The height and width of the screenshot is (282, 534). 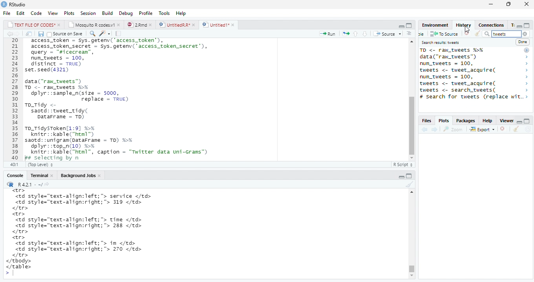 I want to click on ©) Untitied1*, so click(x=221, y=25).